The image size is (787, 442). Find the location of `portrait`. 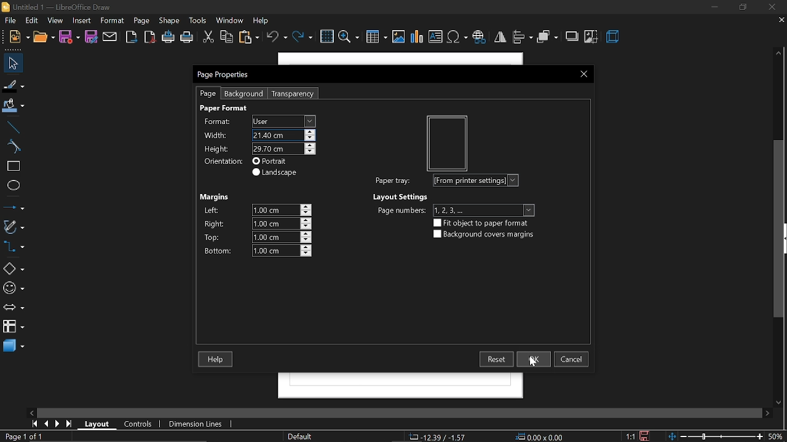

portrait is located at coordinates (269, 161).